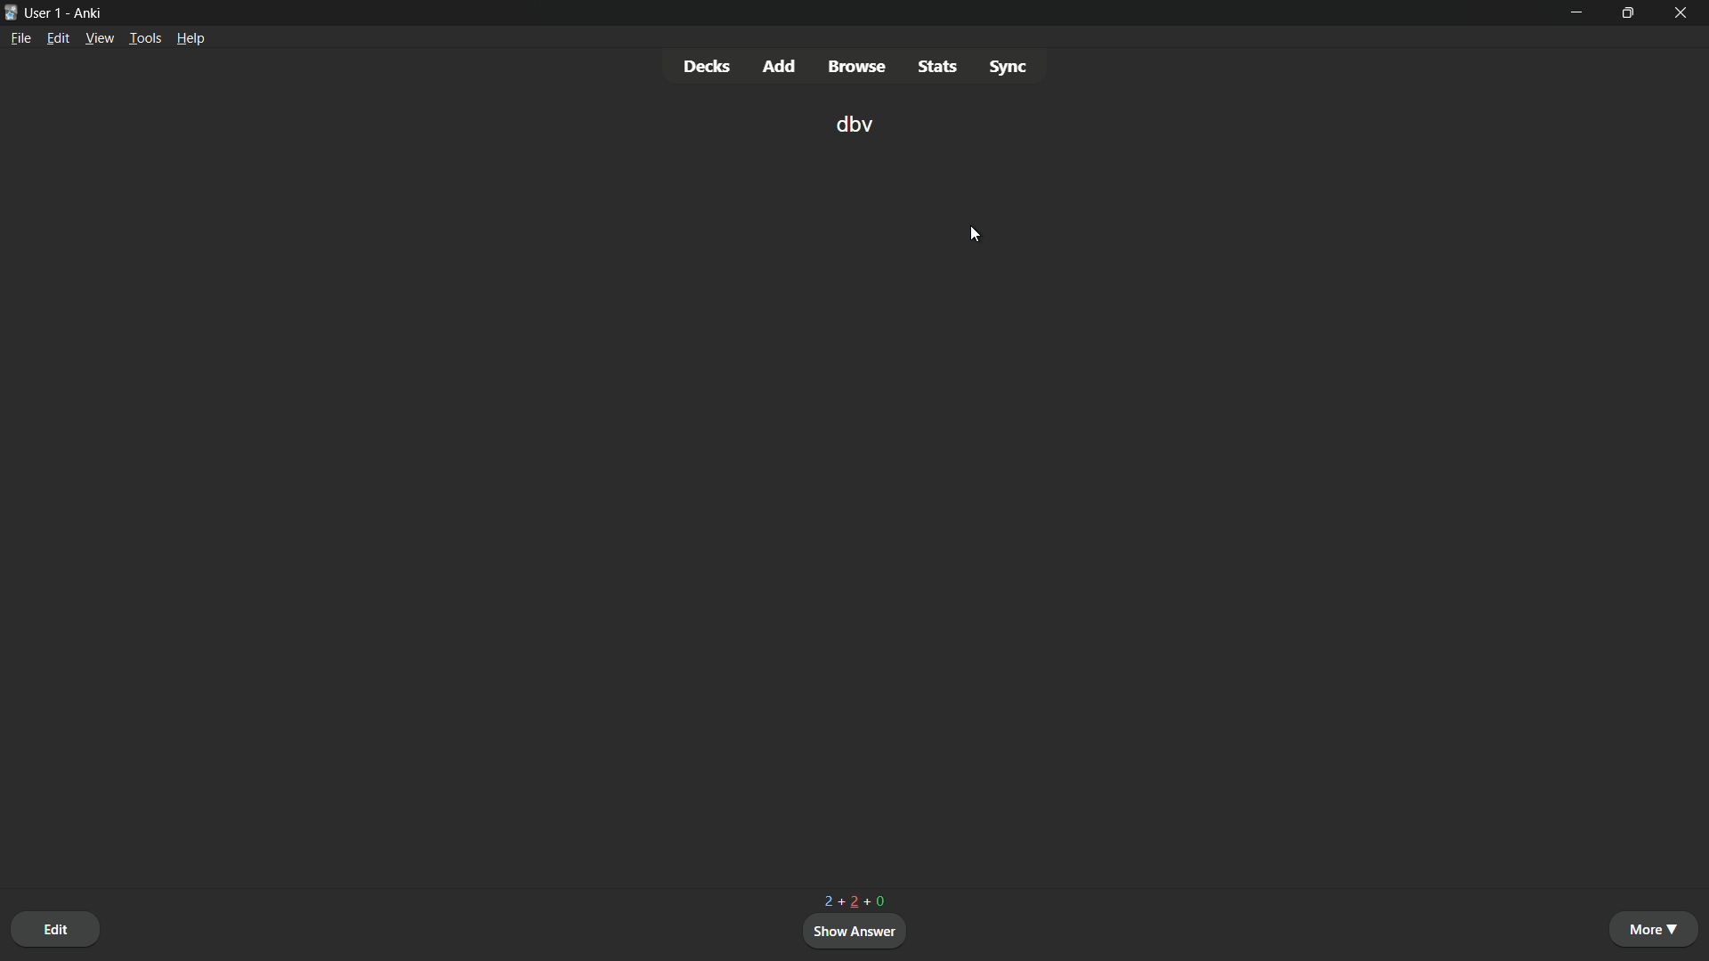 The image size is (1709, 961). What do you see at coordinates (56, 930) in the screenshot?
I see `edit` at bounding box center [56, 930].